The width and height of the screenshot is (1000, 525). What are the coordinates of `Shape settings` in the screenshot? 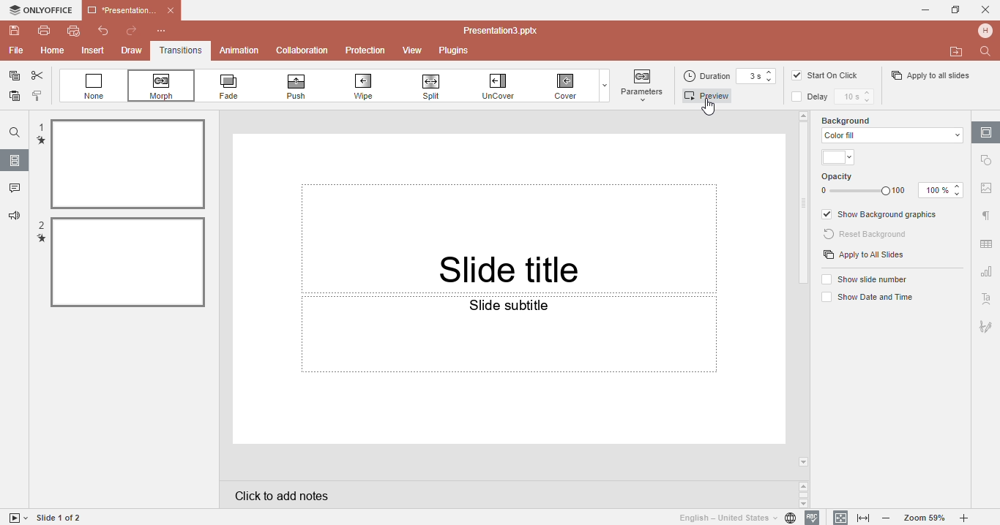 It's located at (988, 160).